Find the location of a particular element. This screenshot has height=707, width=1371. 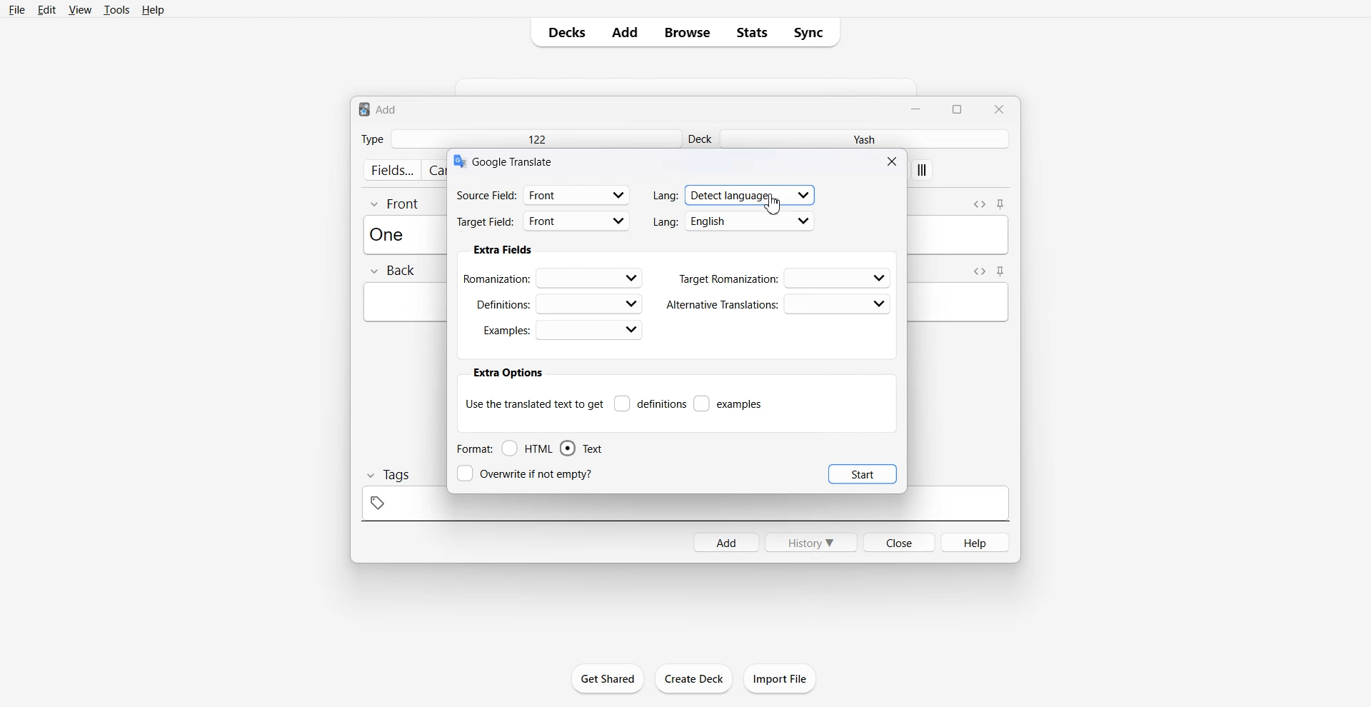

Sync is located at coordinates (813, 32).